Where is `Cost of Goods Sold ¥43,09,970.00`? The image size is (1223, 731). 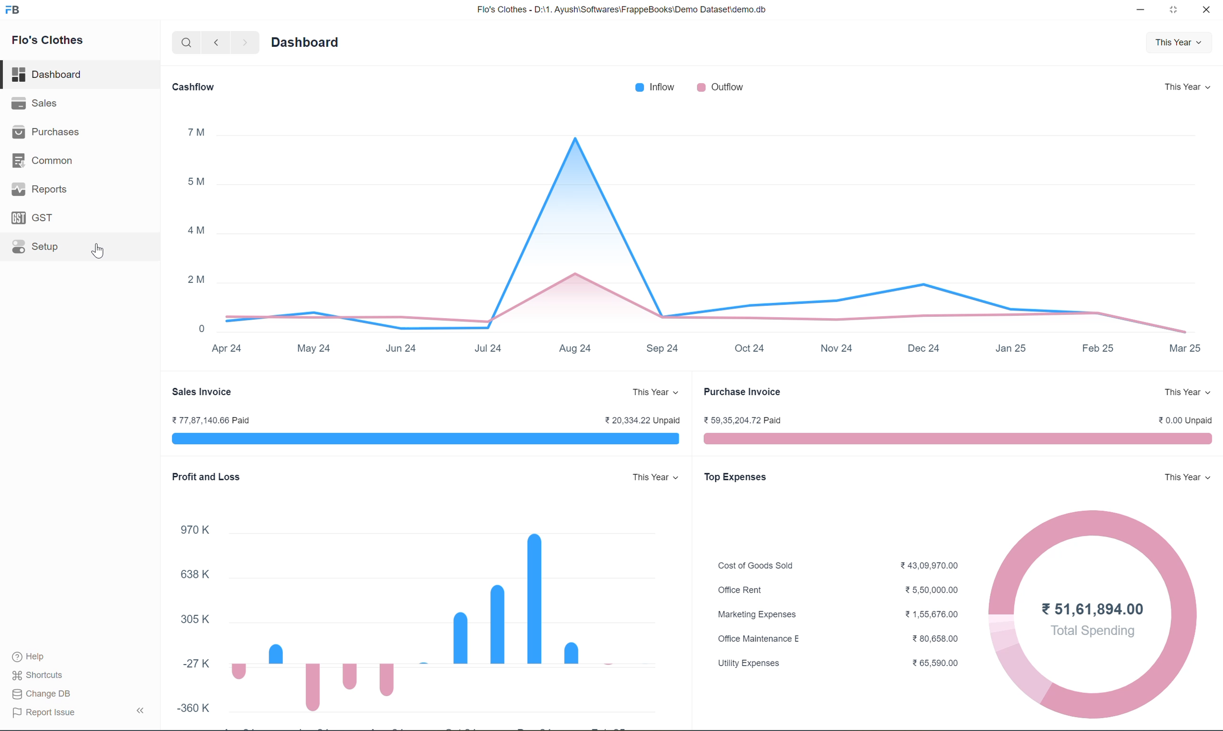 Cost of Goods Sold ¥43,09,970.00 is located at coordinates (837, 565).